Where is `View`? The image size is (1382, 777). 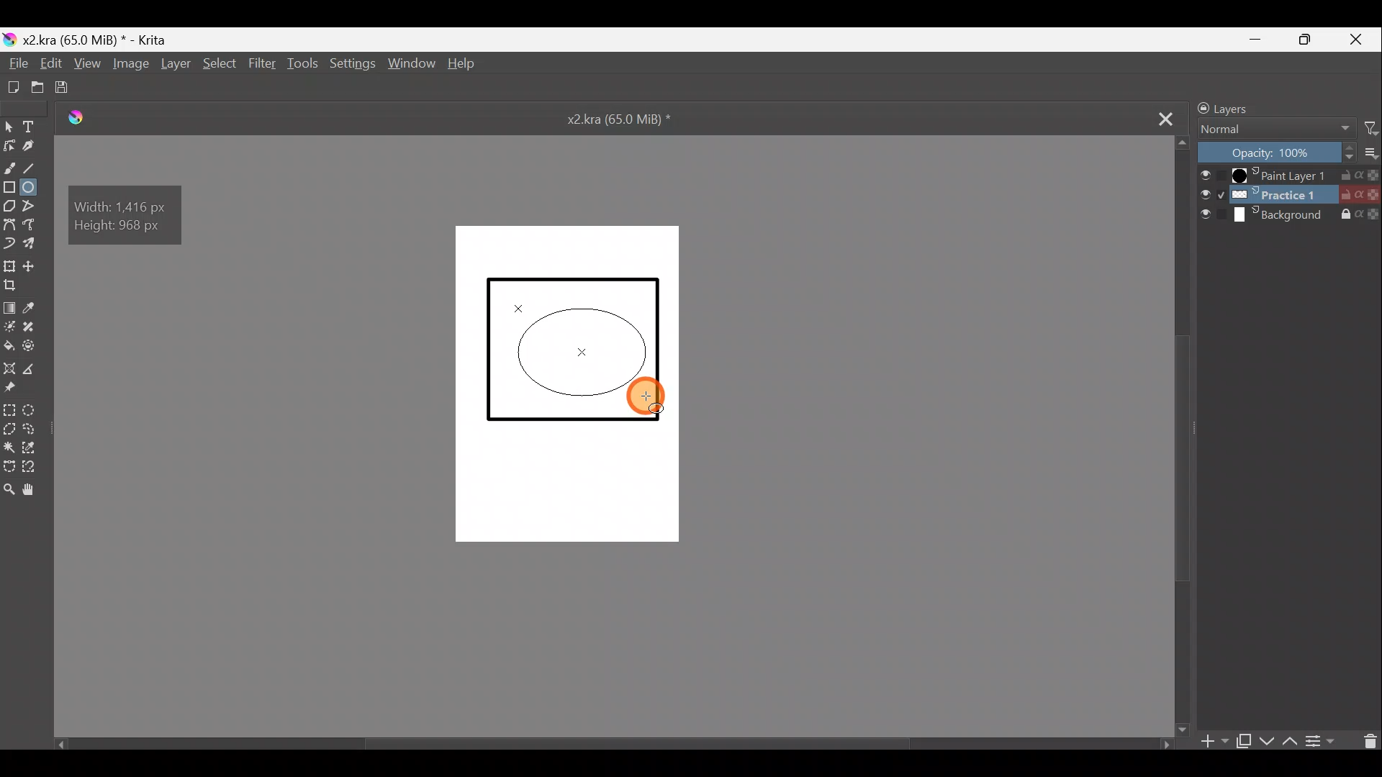
View is located at coordinates (90, 65).